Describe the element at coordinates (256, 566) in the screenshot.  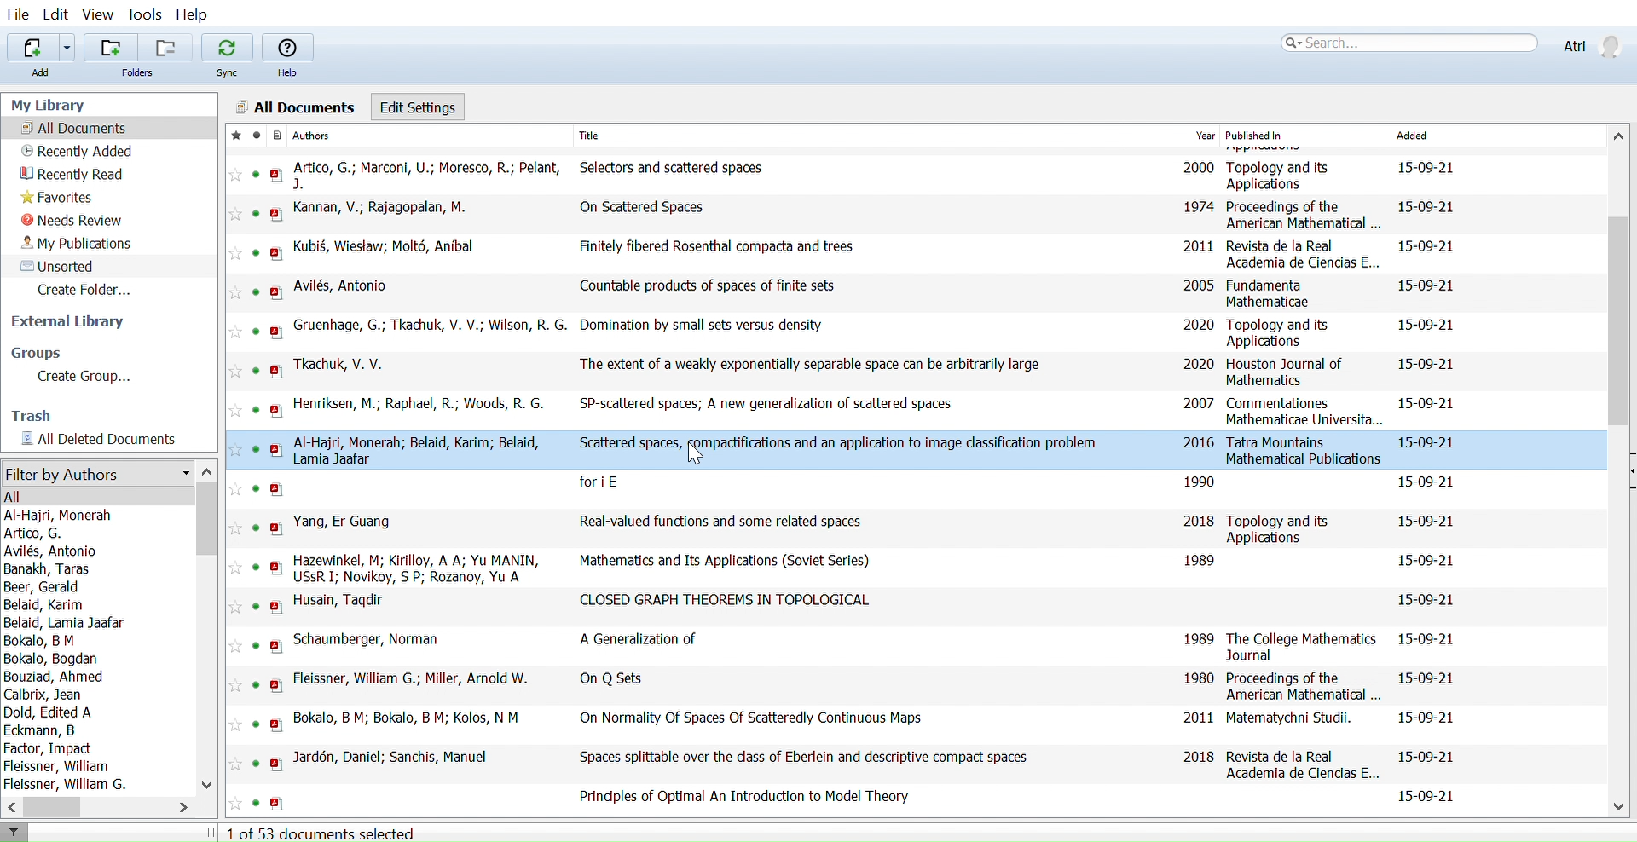
I see `Reasing status` at that location.